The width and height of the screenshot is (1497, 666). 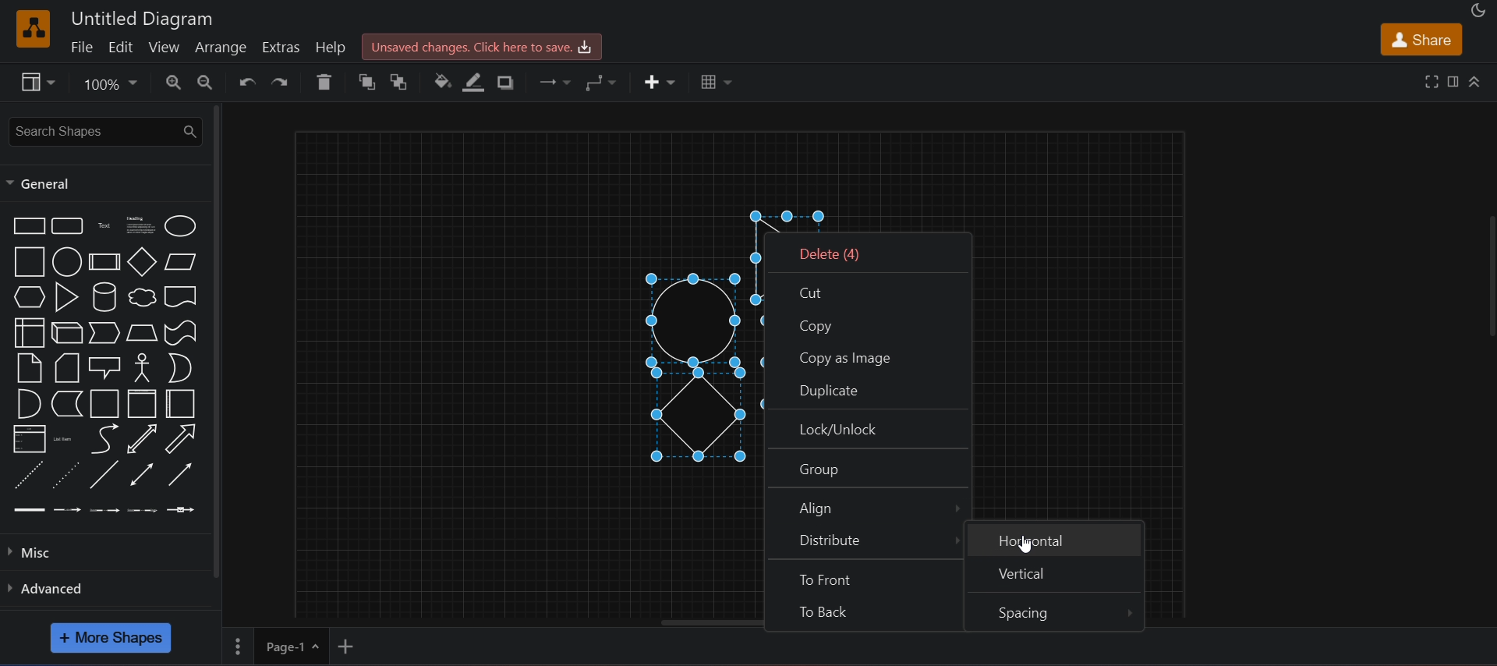 I want to click on notes, so click(x=29, y=368).